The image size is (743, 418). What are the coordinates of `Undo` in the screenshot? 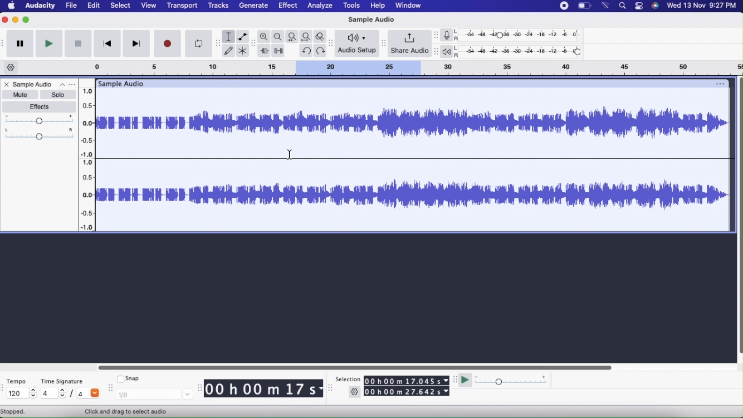 It's located at (306, 50).